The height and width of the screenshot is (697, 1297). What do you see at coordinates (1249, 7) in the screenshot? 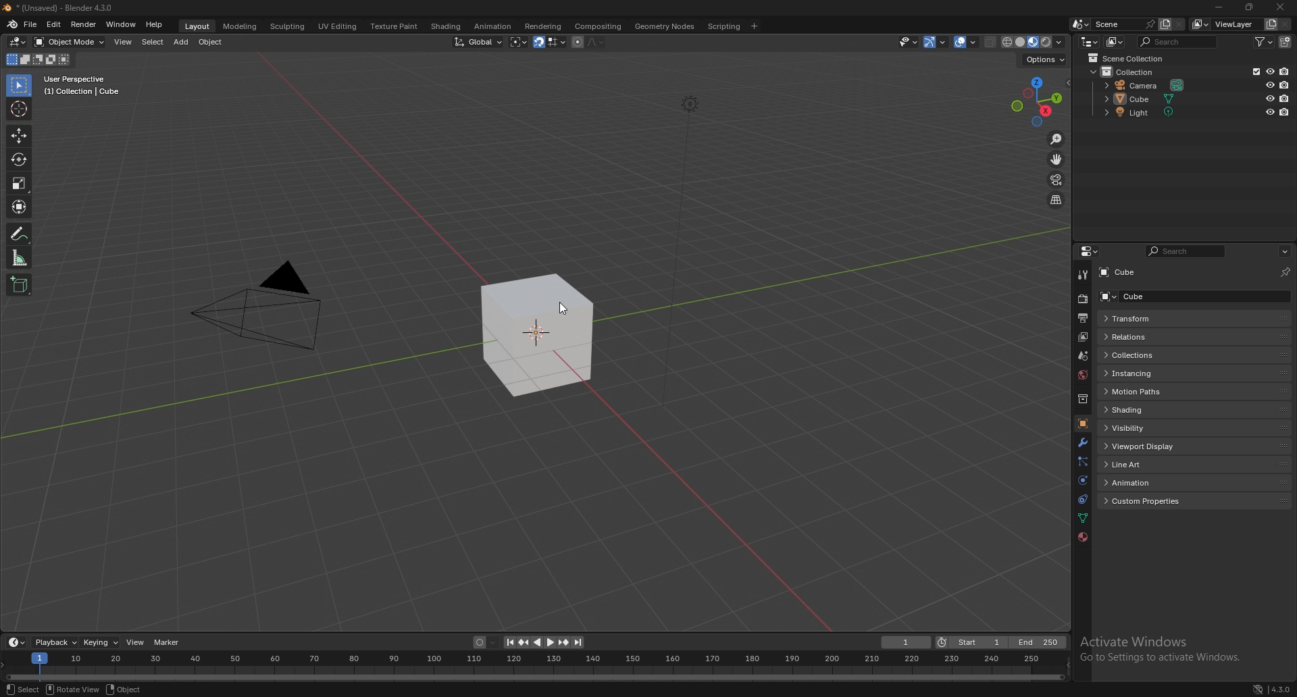
I see `resize` at bounding box center [1249, 7].